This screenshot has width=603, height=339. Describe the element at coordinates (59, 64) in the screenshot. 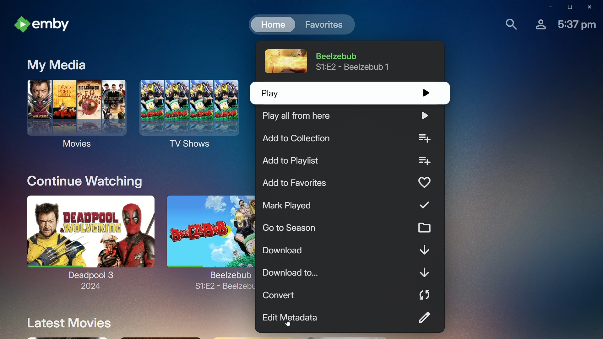

I see `My Media` at that location.